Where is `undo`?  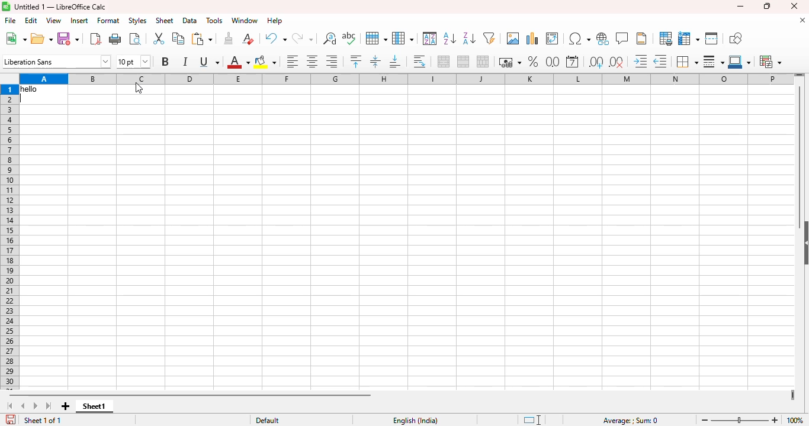 undo is located at coordinates (275, 38).